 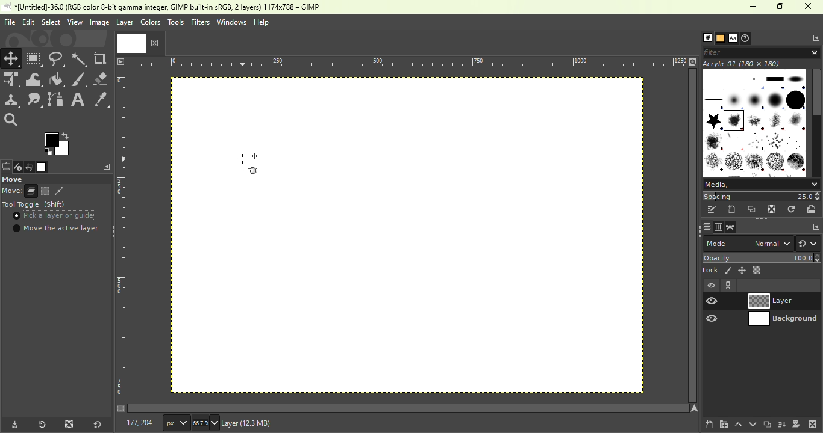 I want to click on Vertical scrollbar, so click(x=408, y=408).